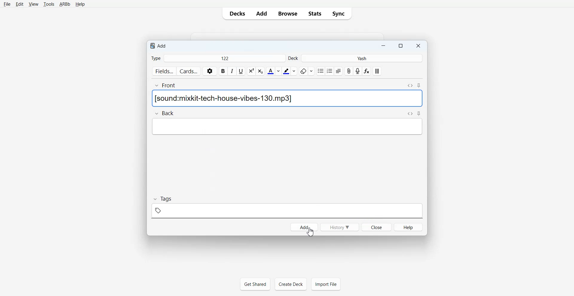  What do you see at coordinates (384, 46) in the screenshot?
I see `Minimize` at bounding box center [384, 46].